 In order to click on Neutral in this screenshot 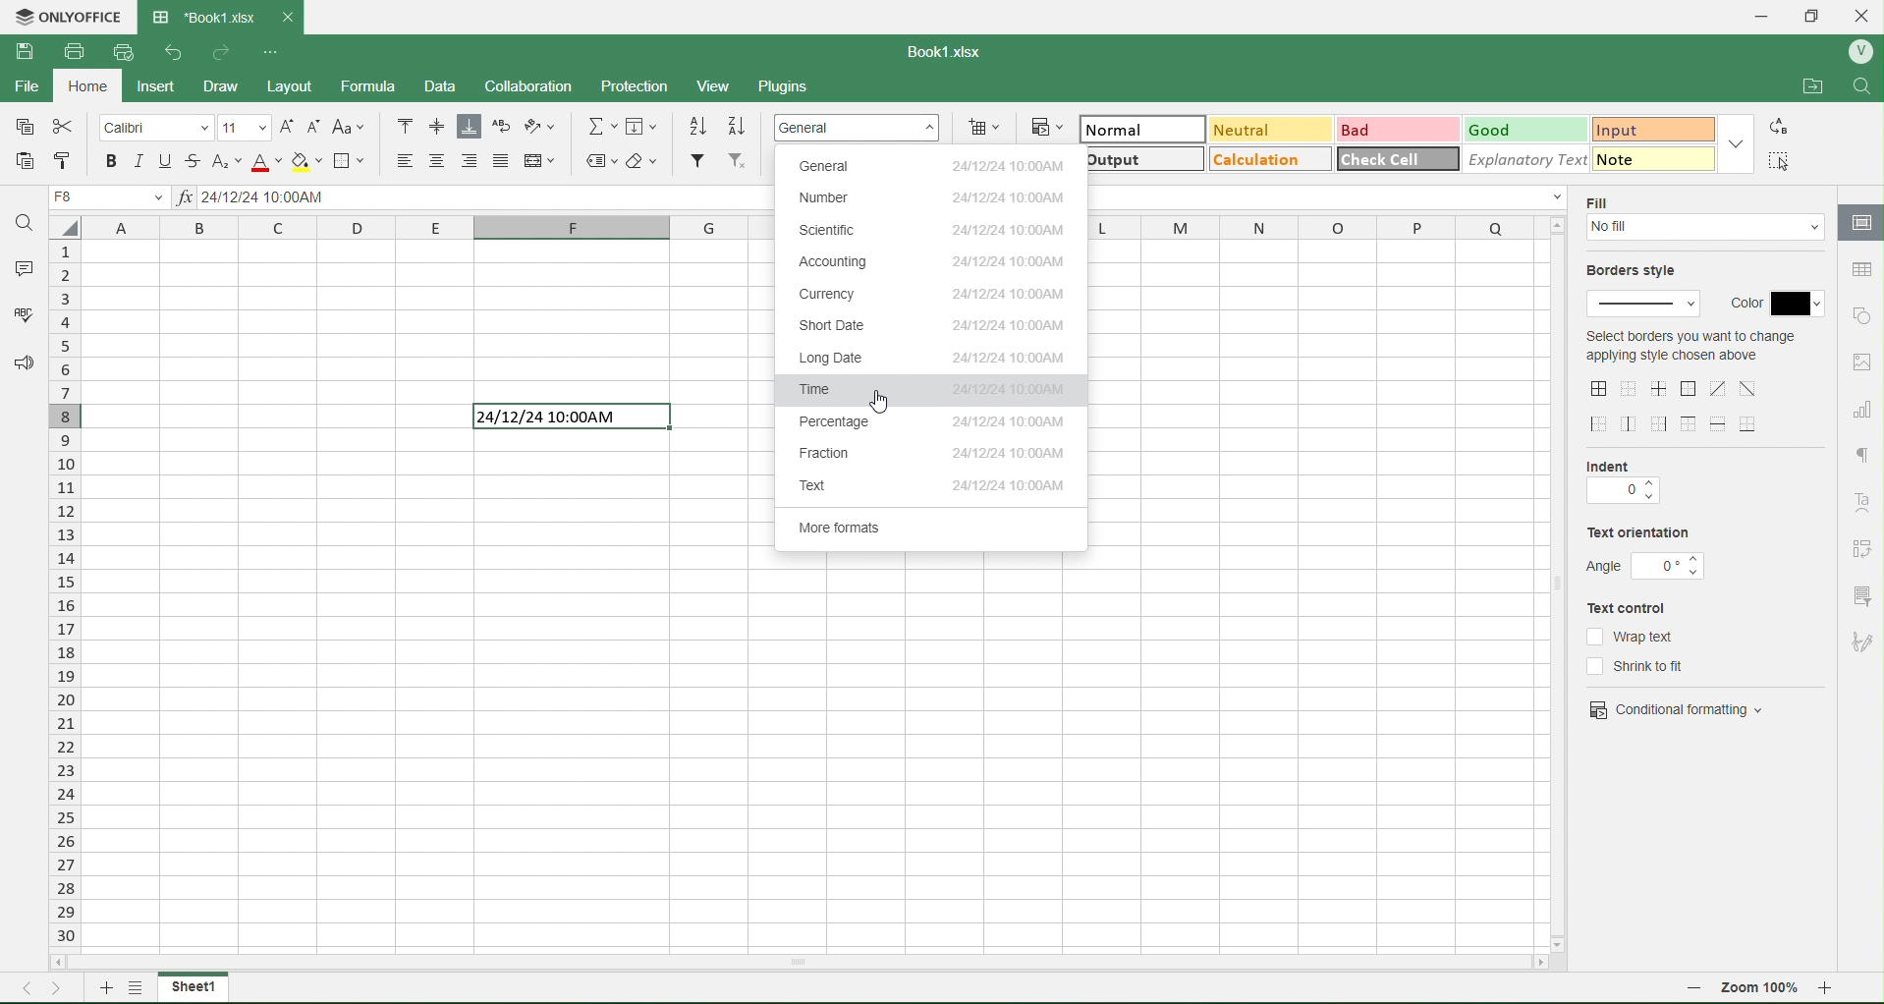, I will do `click(1242, 130)`.